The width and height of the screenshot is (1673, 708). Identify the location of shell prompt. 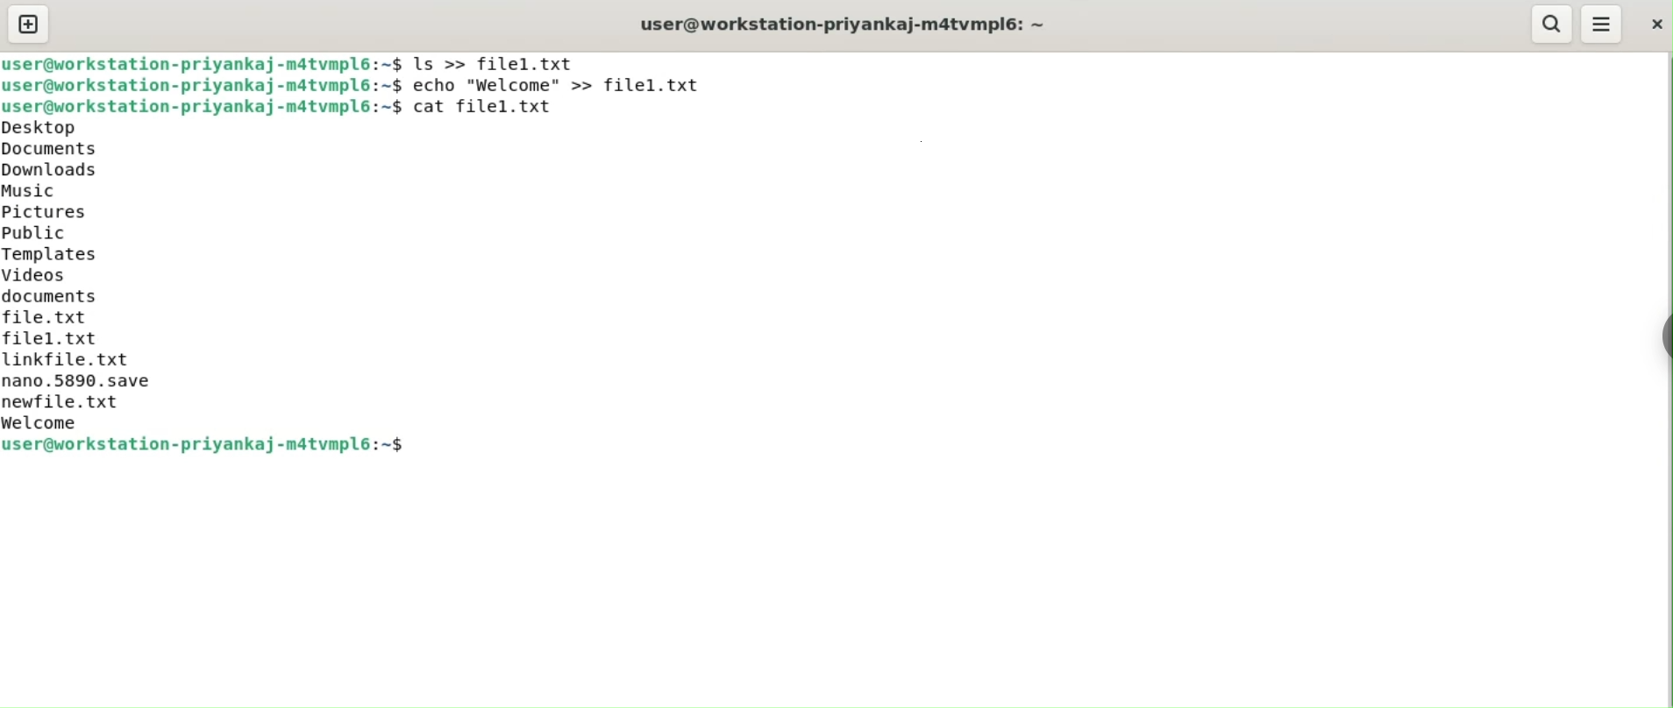
(202, 105).